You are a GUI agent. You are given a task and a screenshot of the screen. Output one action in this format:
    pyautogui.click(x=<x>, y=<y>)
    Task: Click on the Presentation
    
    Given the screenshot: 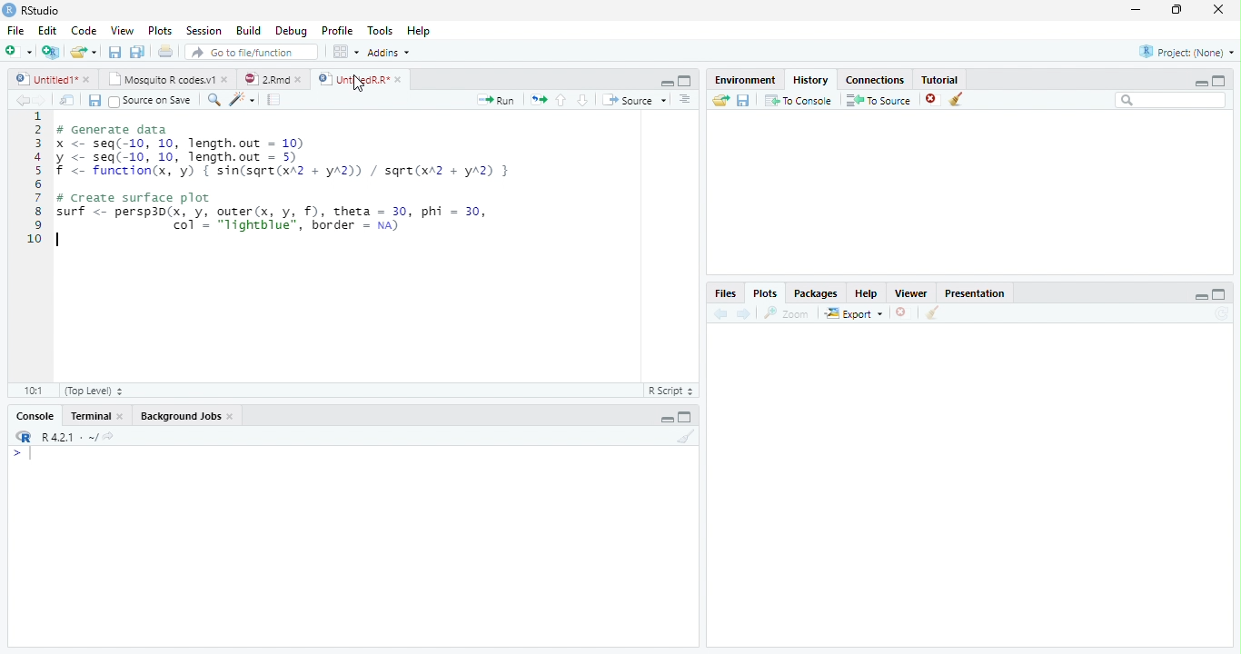 What is the action you would take?
    pyautogui.click(x=975, y=292)
    